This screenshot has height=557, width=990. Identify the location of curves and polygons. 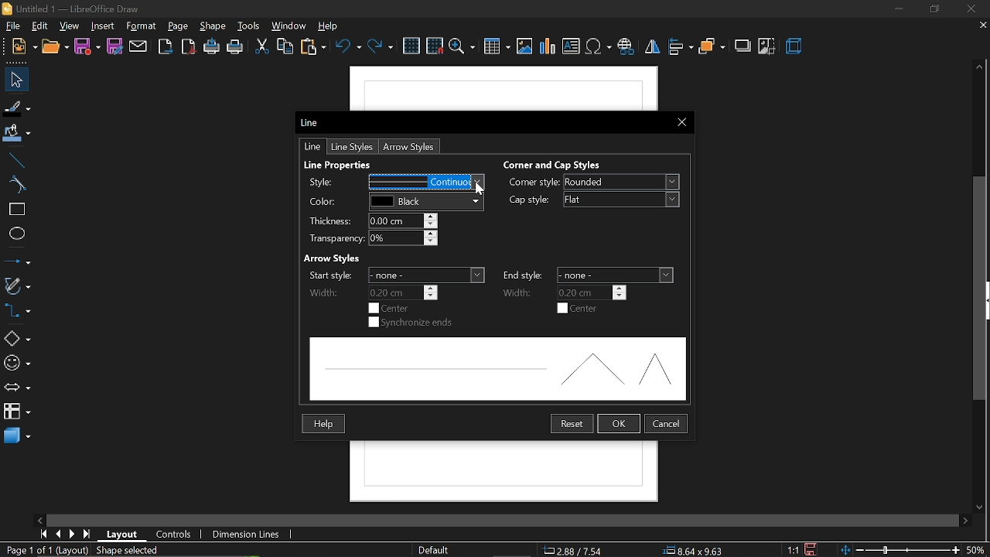
(19, 285).